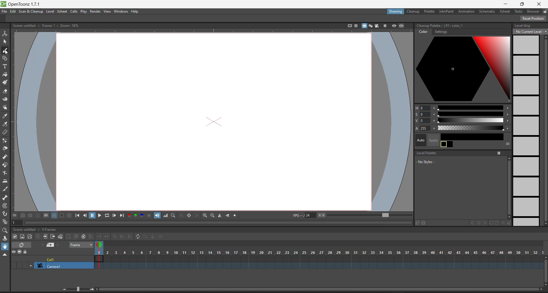 The width and height of the screenshot is (548, 293). What do you see at coordinates (217, 121) in the screenshot?
I see `working area` at bounding box center [217, 121].